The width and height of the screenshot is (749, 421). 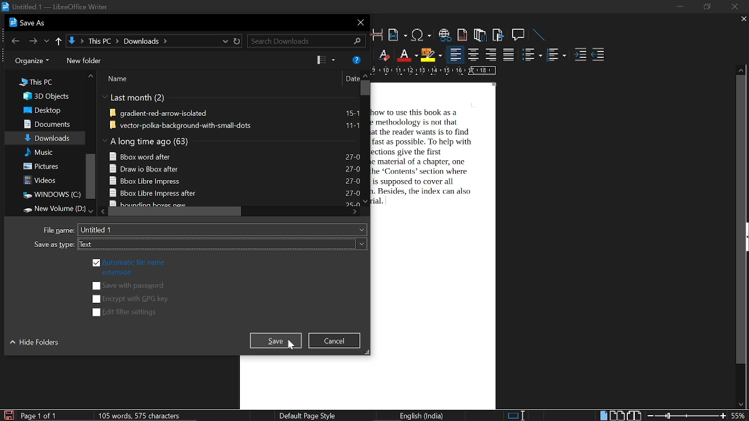 What do you see at coordinates (434, 70) in the screenshot?
I see `scale` at bounding box center [434, 70].